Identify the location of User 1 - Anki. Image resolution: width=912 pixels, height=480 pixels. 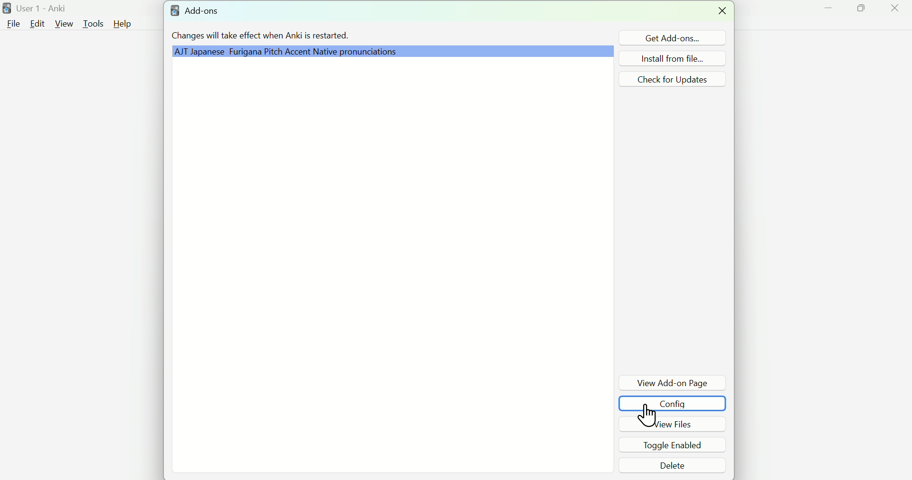
(37, 7).